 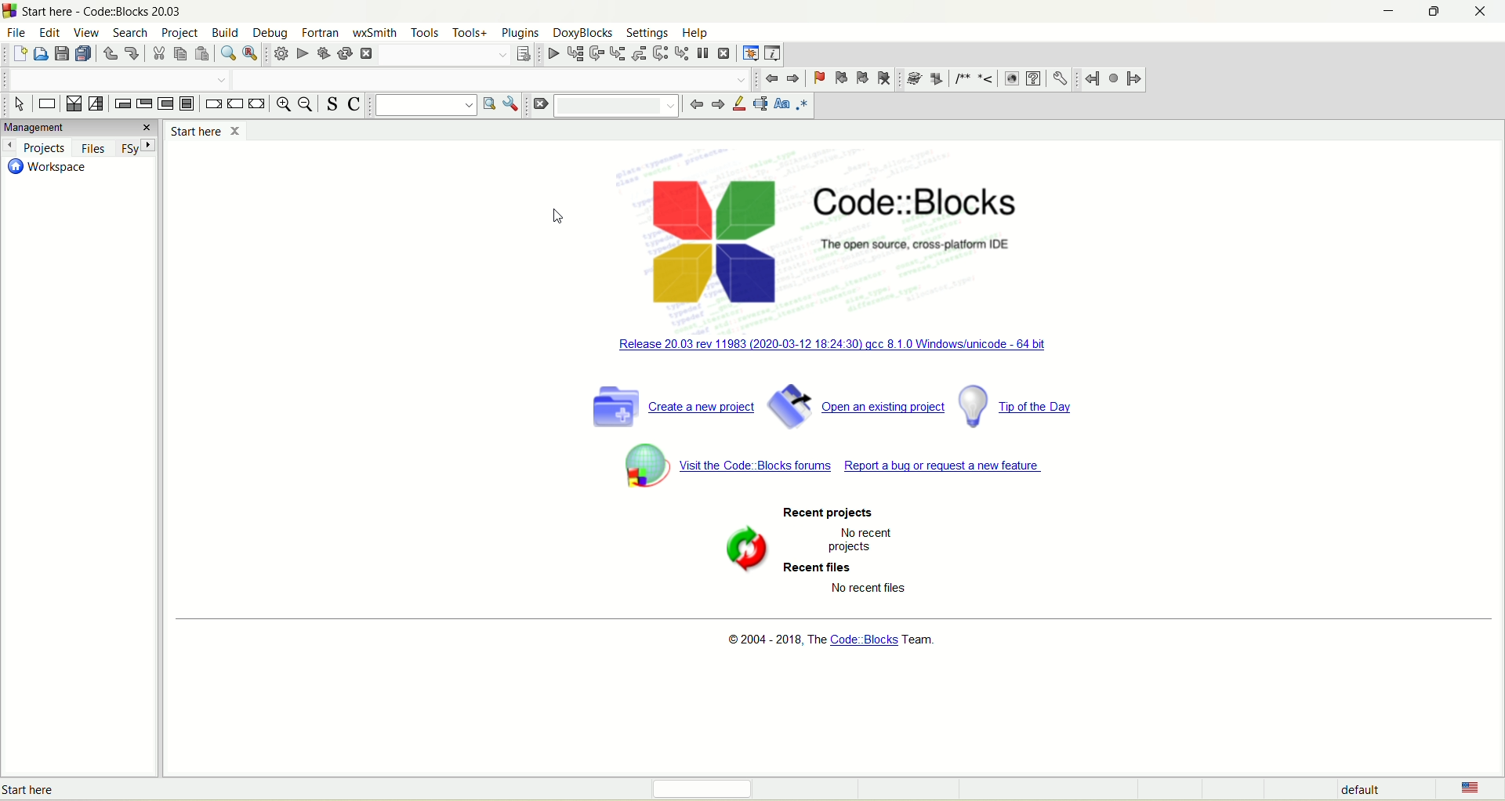 I want to click on edit, so click(x=51, y=32).